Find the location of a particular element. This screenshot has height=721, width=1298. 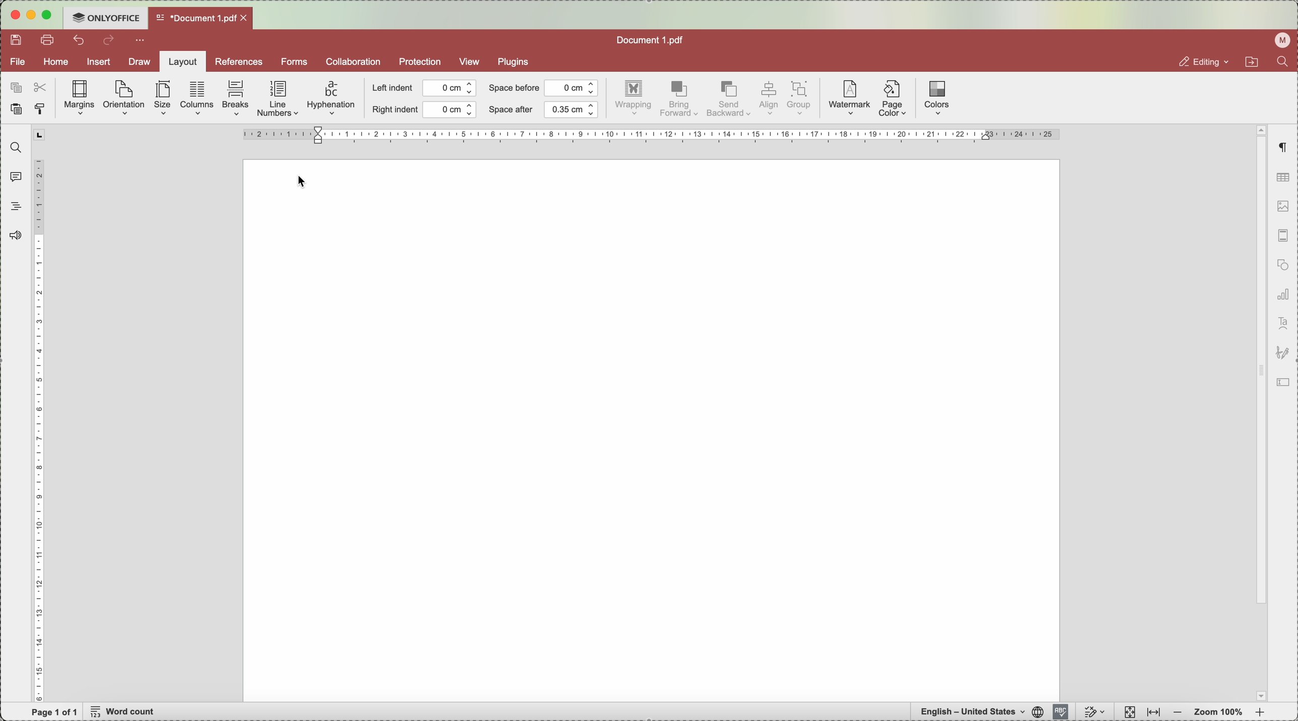

hyphenation is located at coordinates (331, 99).